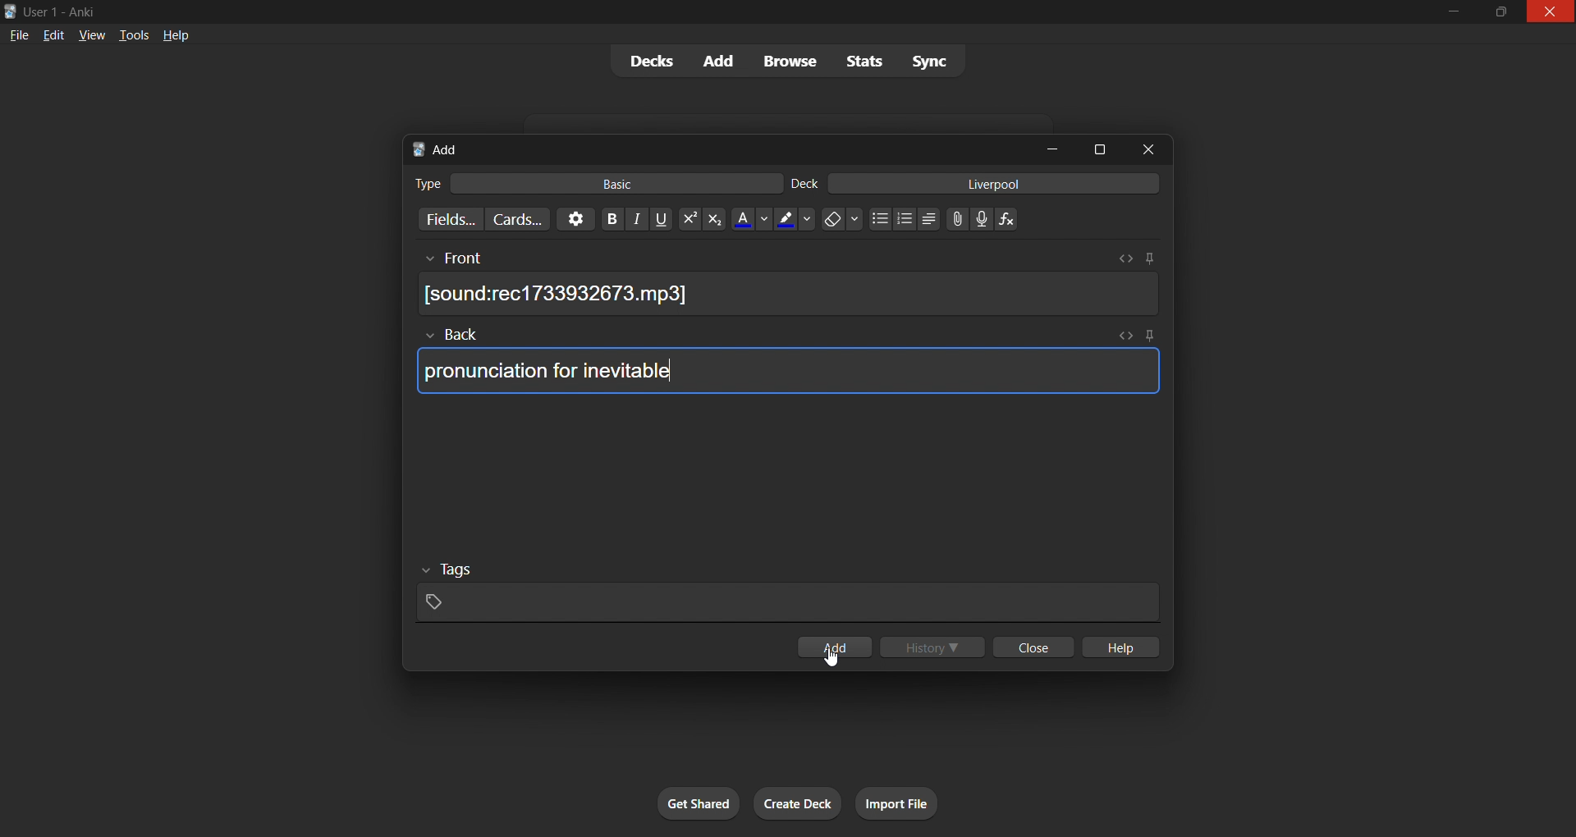  I want to click on typing cursor, so click(668, 377).